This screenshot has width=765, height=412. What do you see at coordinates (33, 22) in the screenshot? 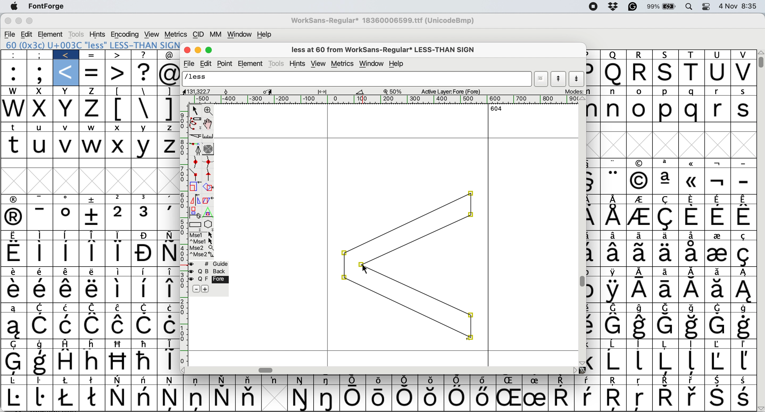
I see `maximise` at bounding box center [33, 22].